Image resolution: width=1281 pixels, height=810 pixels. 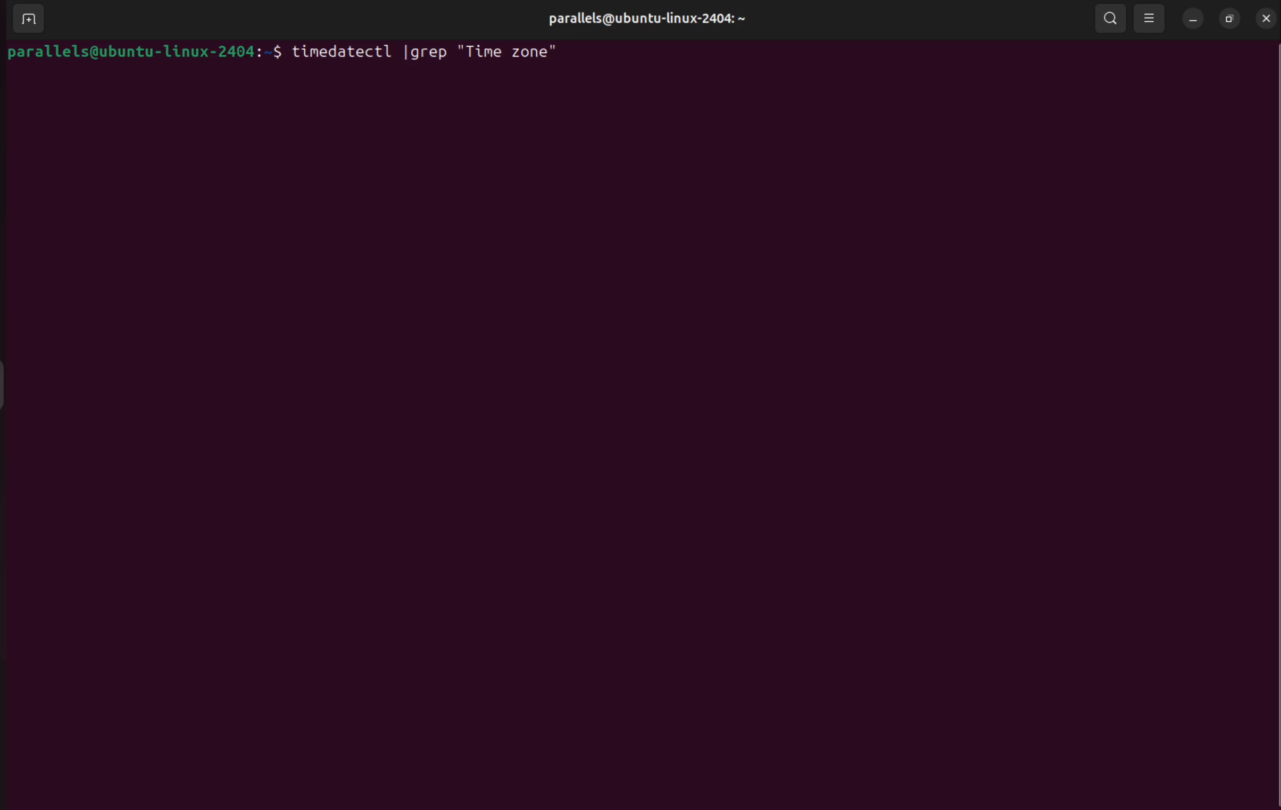 I want to click on parallels@ubuntu-linux-2404: ~, so click(x=640, y=20).